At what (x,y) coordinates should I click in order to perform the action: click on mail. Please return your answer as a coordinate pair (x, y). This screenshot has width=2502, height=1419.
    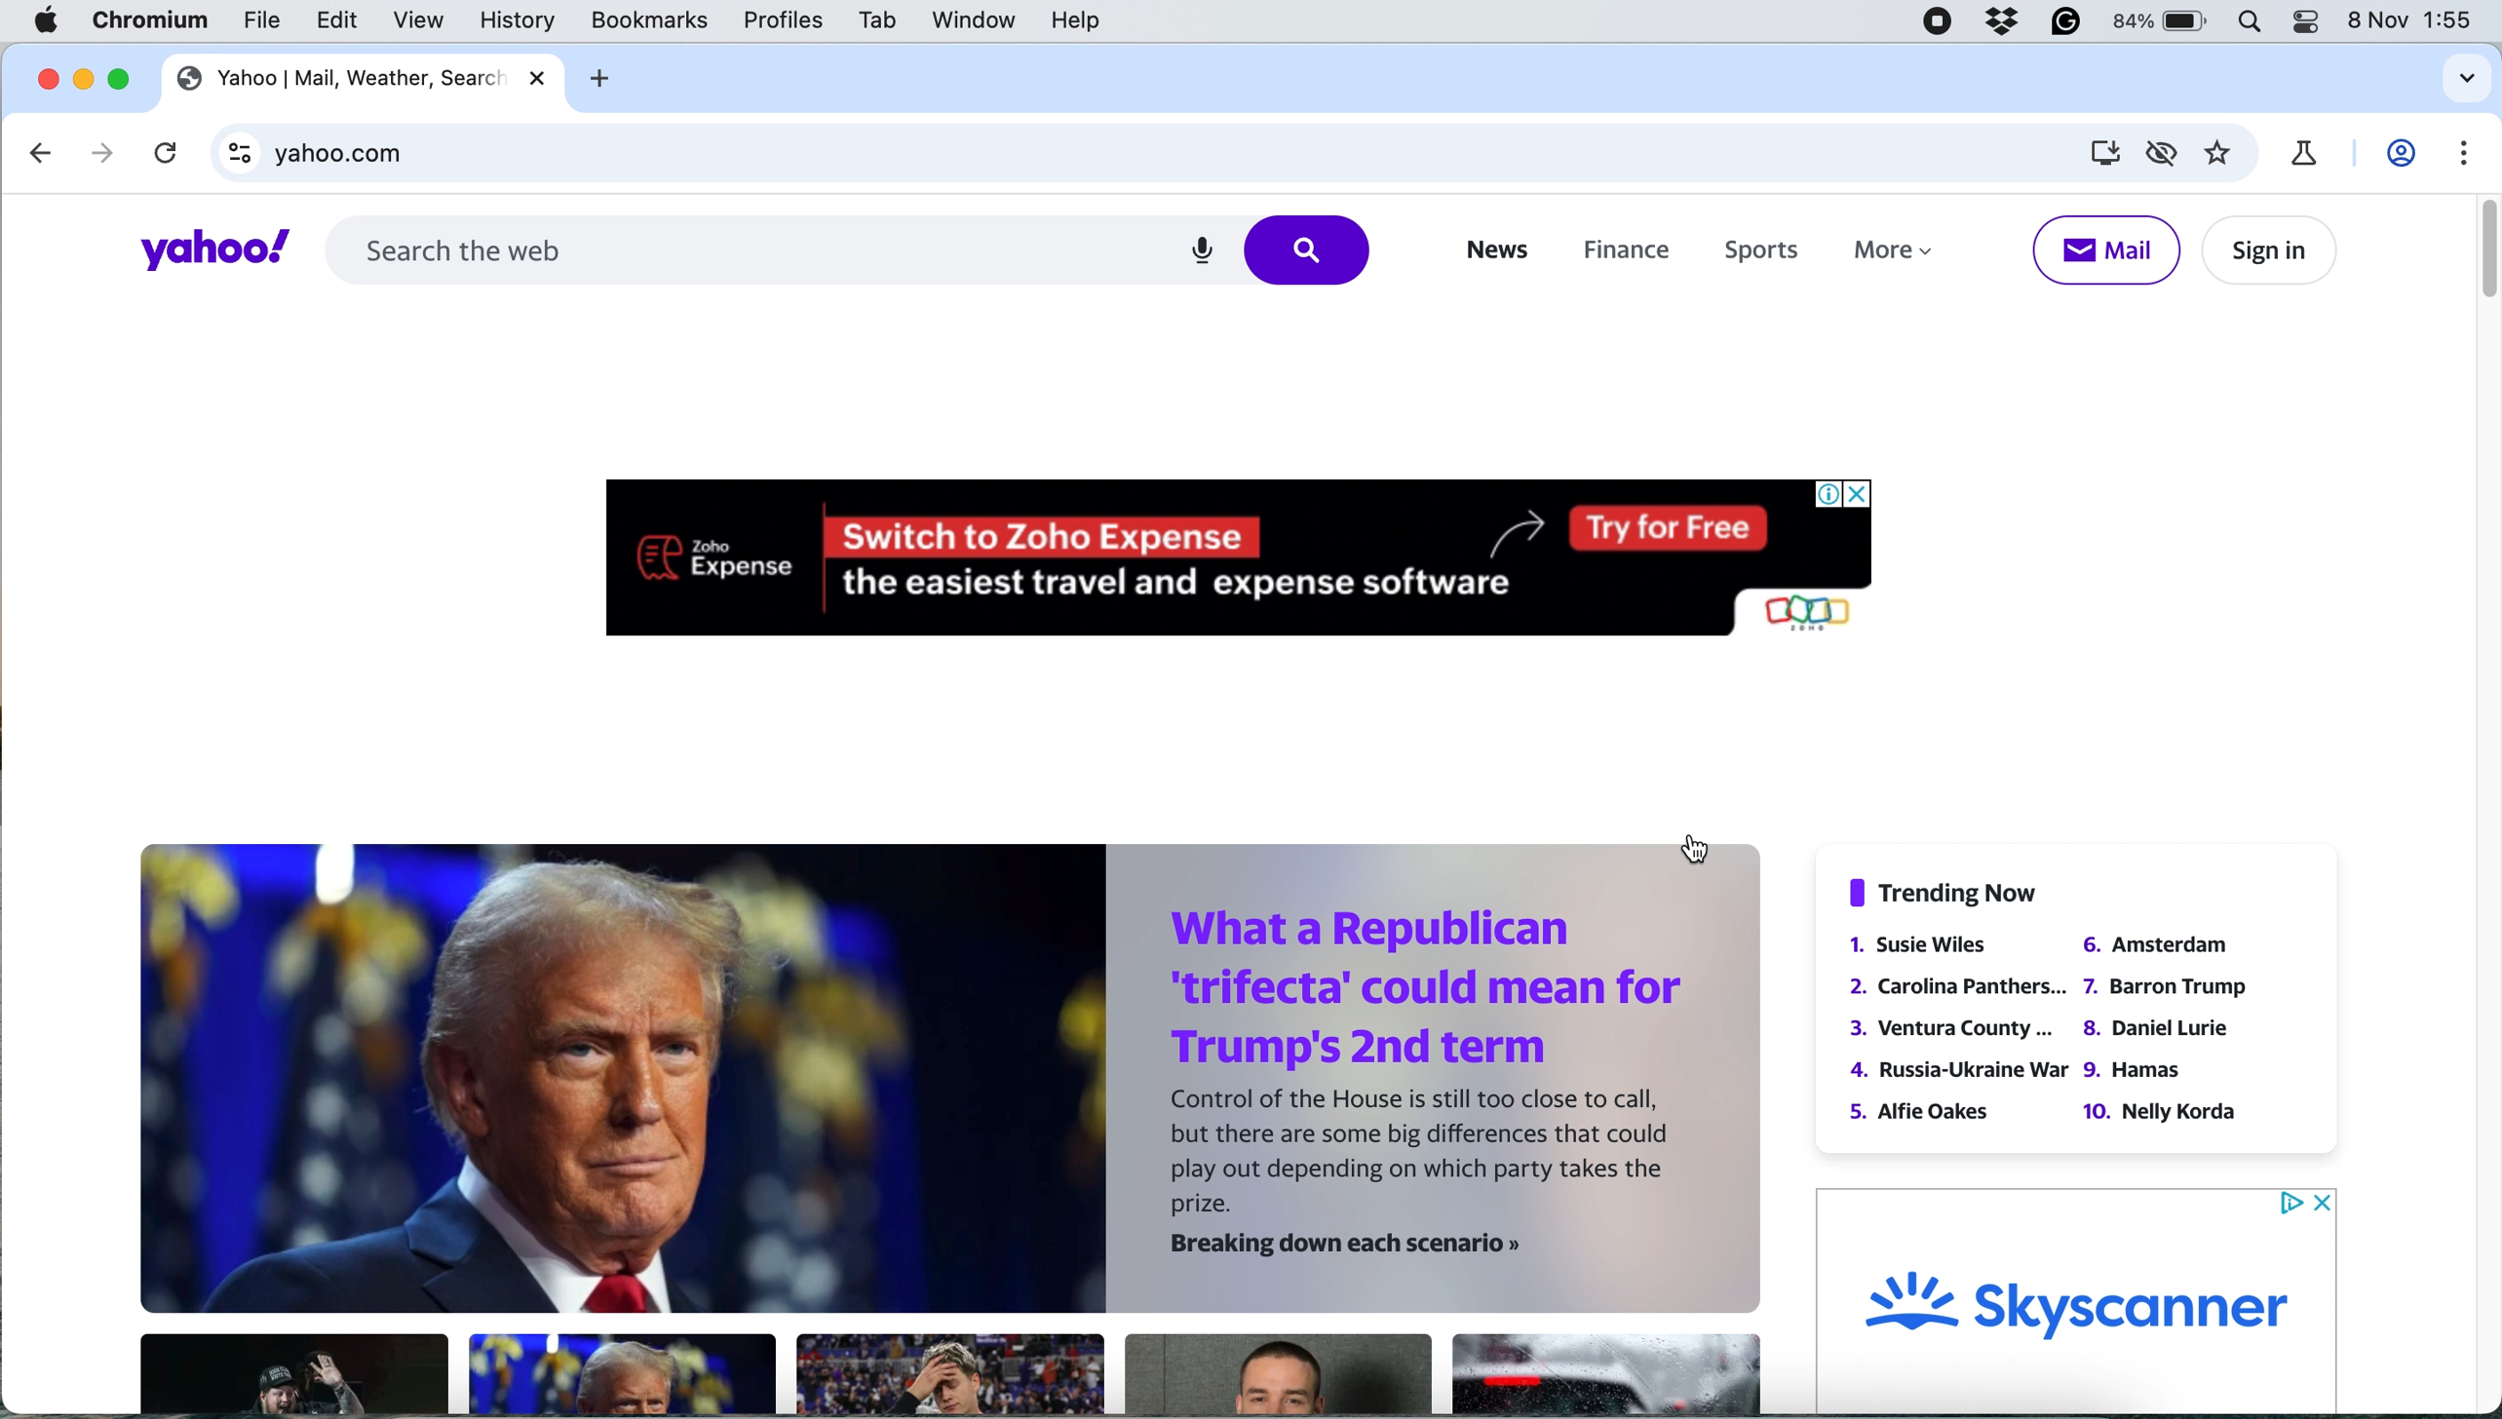
    Looking at the image, I should click on (2107, 250).